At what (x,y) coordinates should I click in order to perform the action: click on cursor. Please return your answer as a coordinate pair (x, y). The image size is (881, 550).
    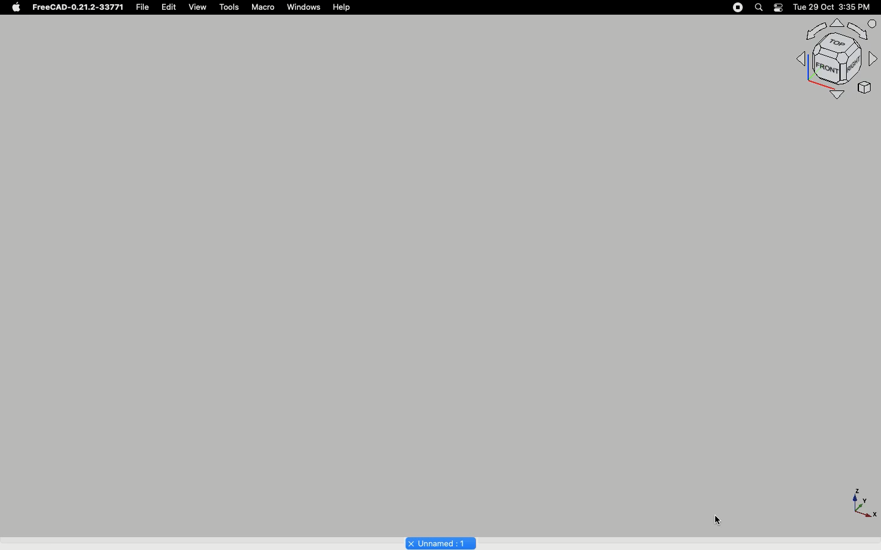
    Looking at the image, I should click on (717, 519).